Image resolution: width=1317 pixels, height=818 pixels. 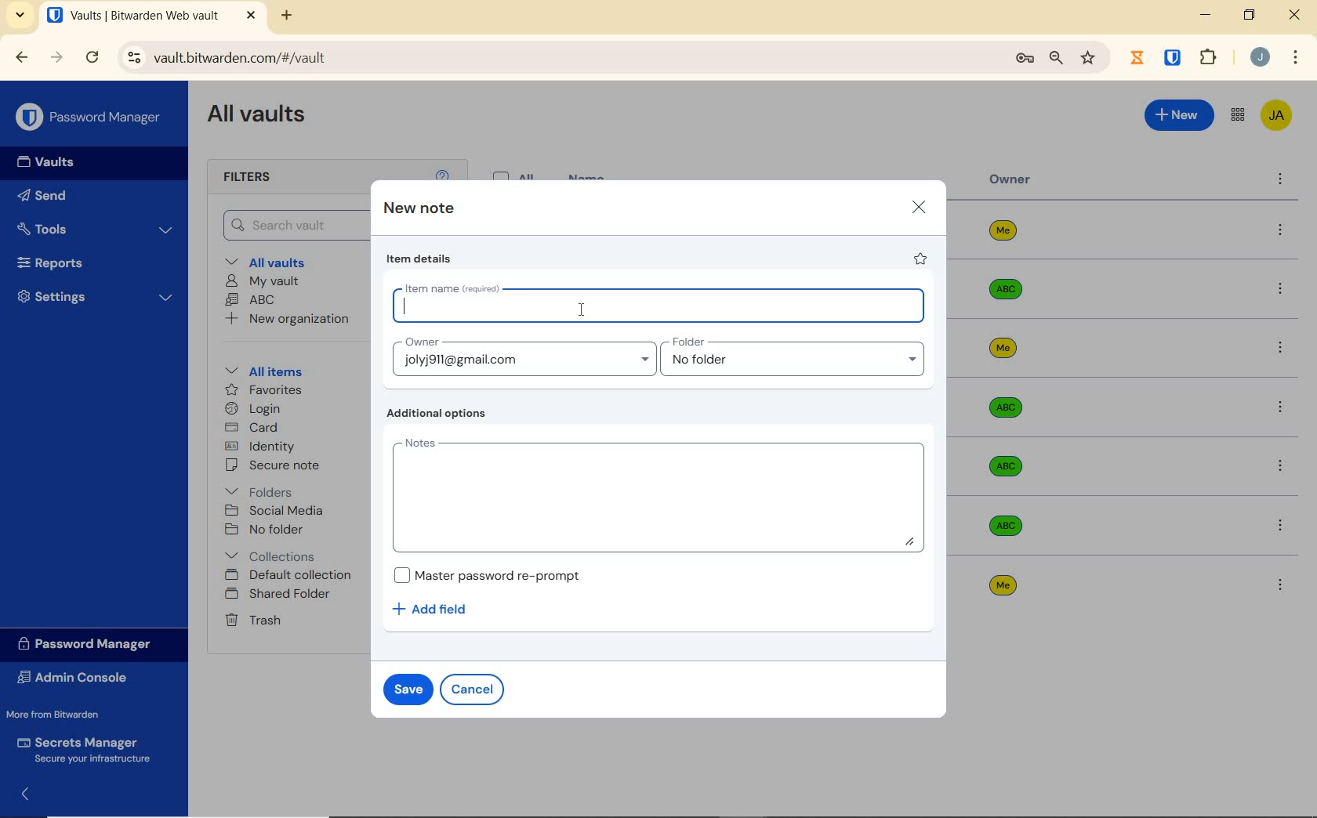 What do you see at coordinates (251, 16) in the screenshot?
I see `CLOSE` at bounding box center [251, 16].